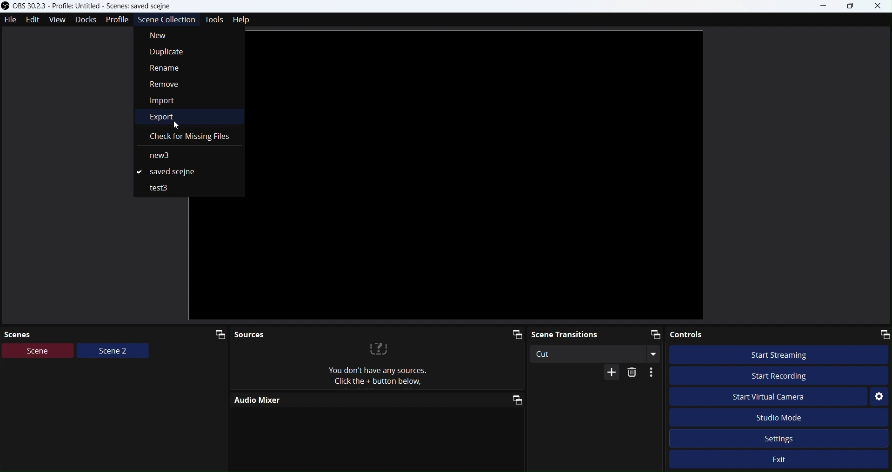 Image resolution: width=892 pixels, height=472 pixels. I want to click on More, so click(613, 372).